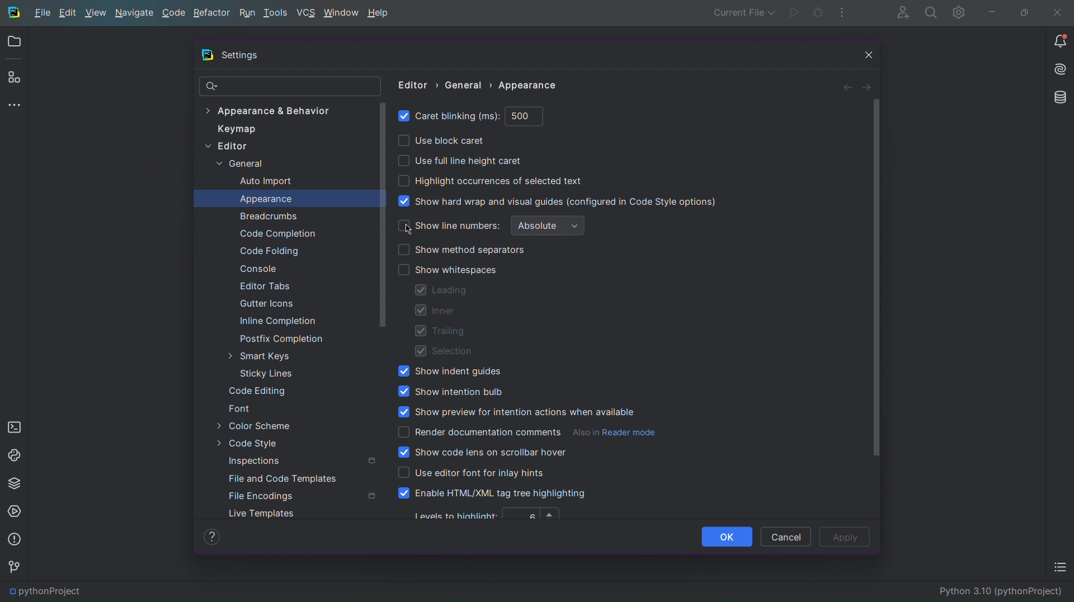 The width and height of the screenshot is (1074, 602). What do you see at coordinates (265, 182) in the screenshot?
I see `Auto Import` at bounding box center [265, 182].